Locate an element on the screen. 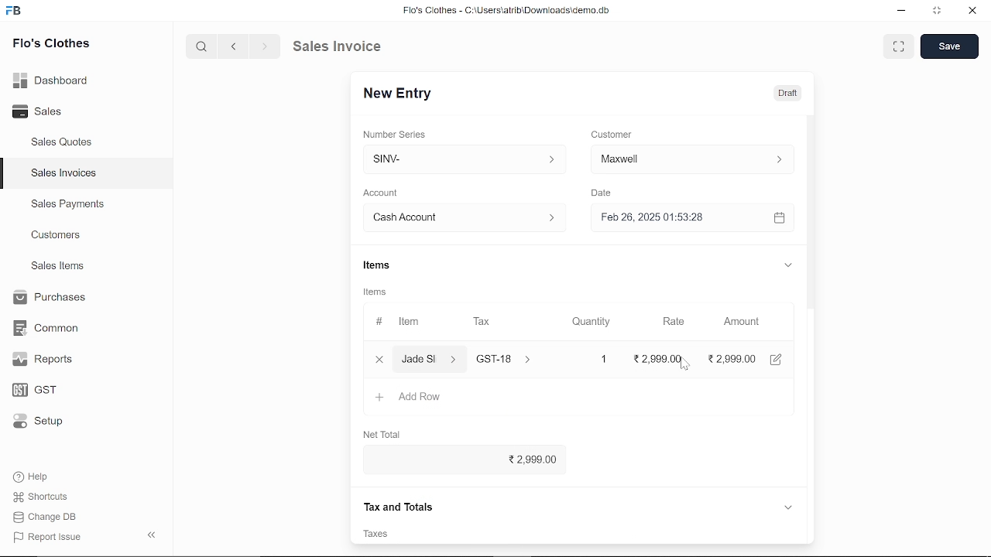  Net Total is located at coordinates (384, 432).